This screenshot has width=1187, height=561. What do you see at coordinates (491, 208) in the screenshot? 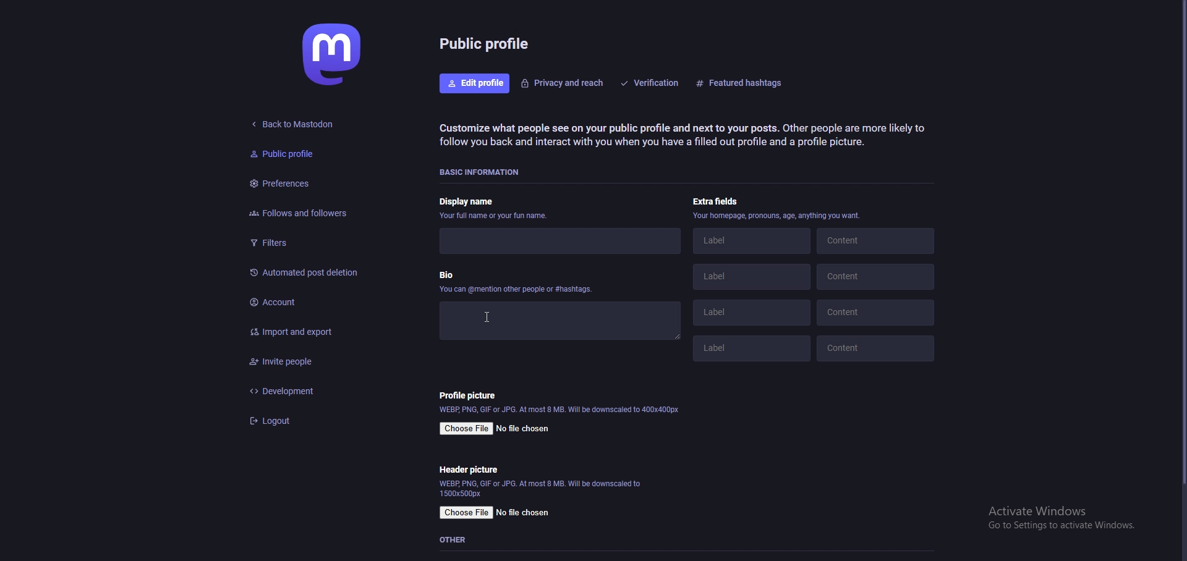
I see `display name` at bounding box center [491, 208].